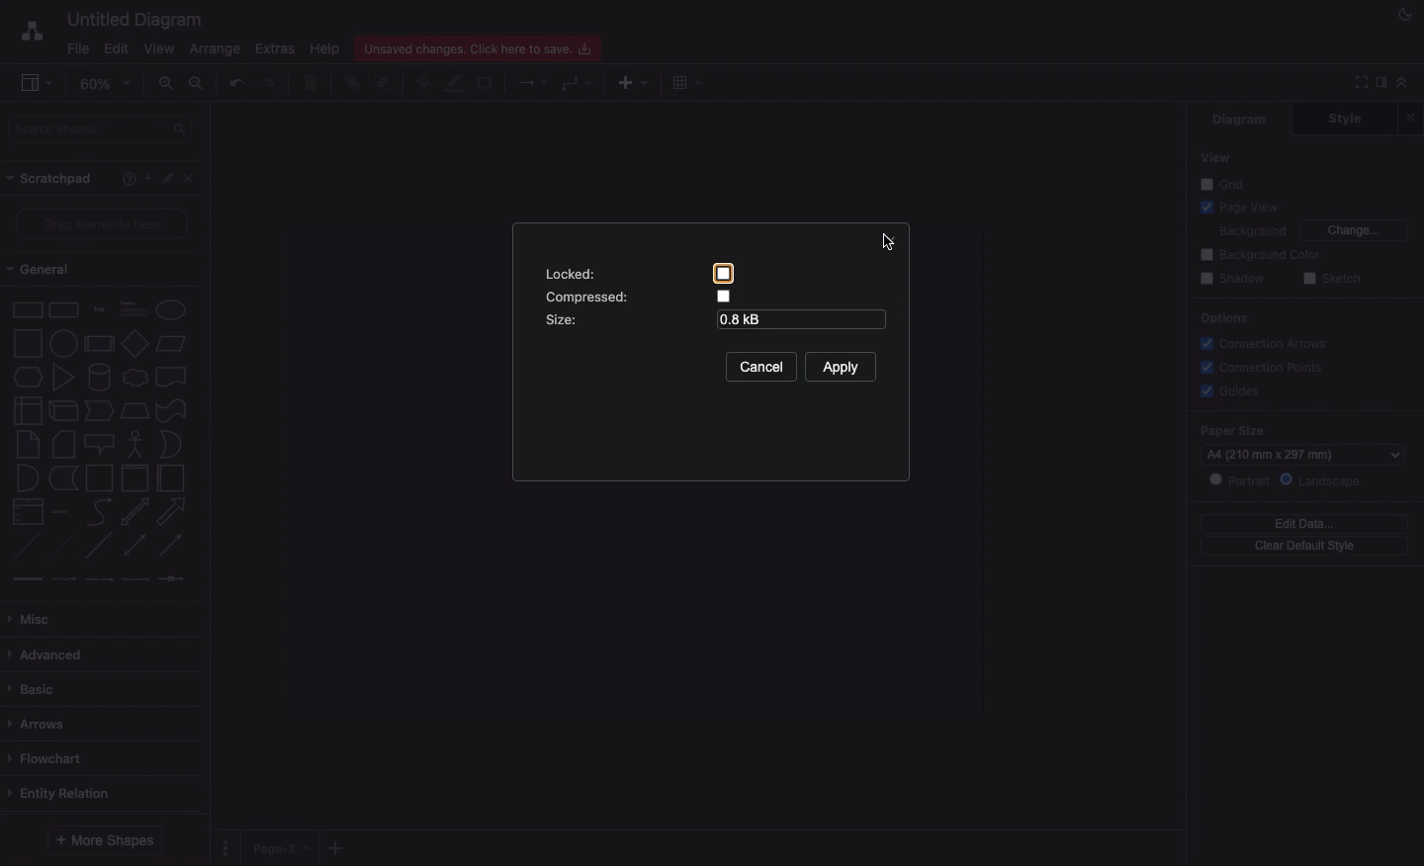 This screenshot has width=1424, height=866. Describe the element at coordinates (106, 841) in the screenshot. I see `More shapes` at that location.